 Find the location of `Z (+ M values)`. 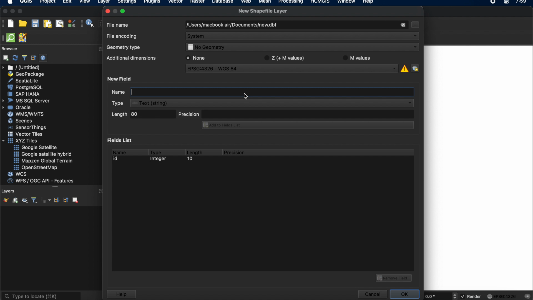

Z (+ M values) is located at coordinates (285, 57).